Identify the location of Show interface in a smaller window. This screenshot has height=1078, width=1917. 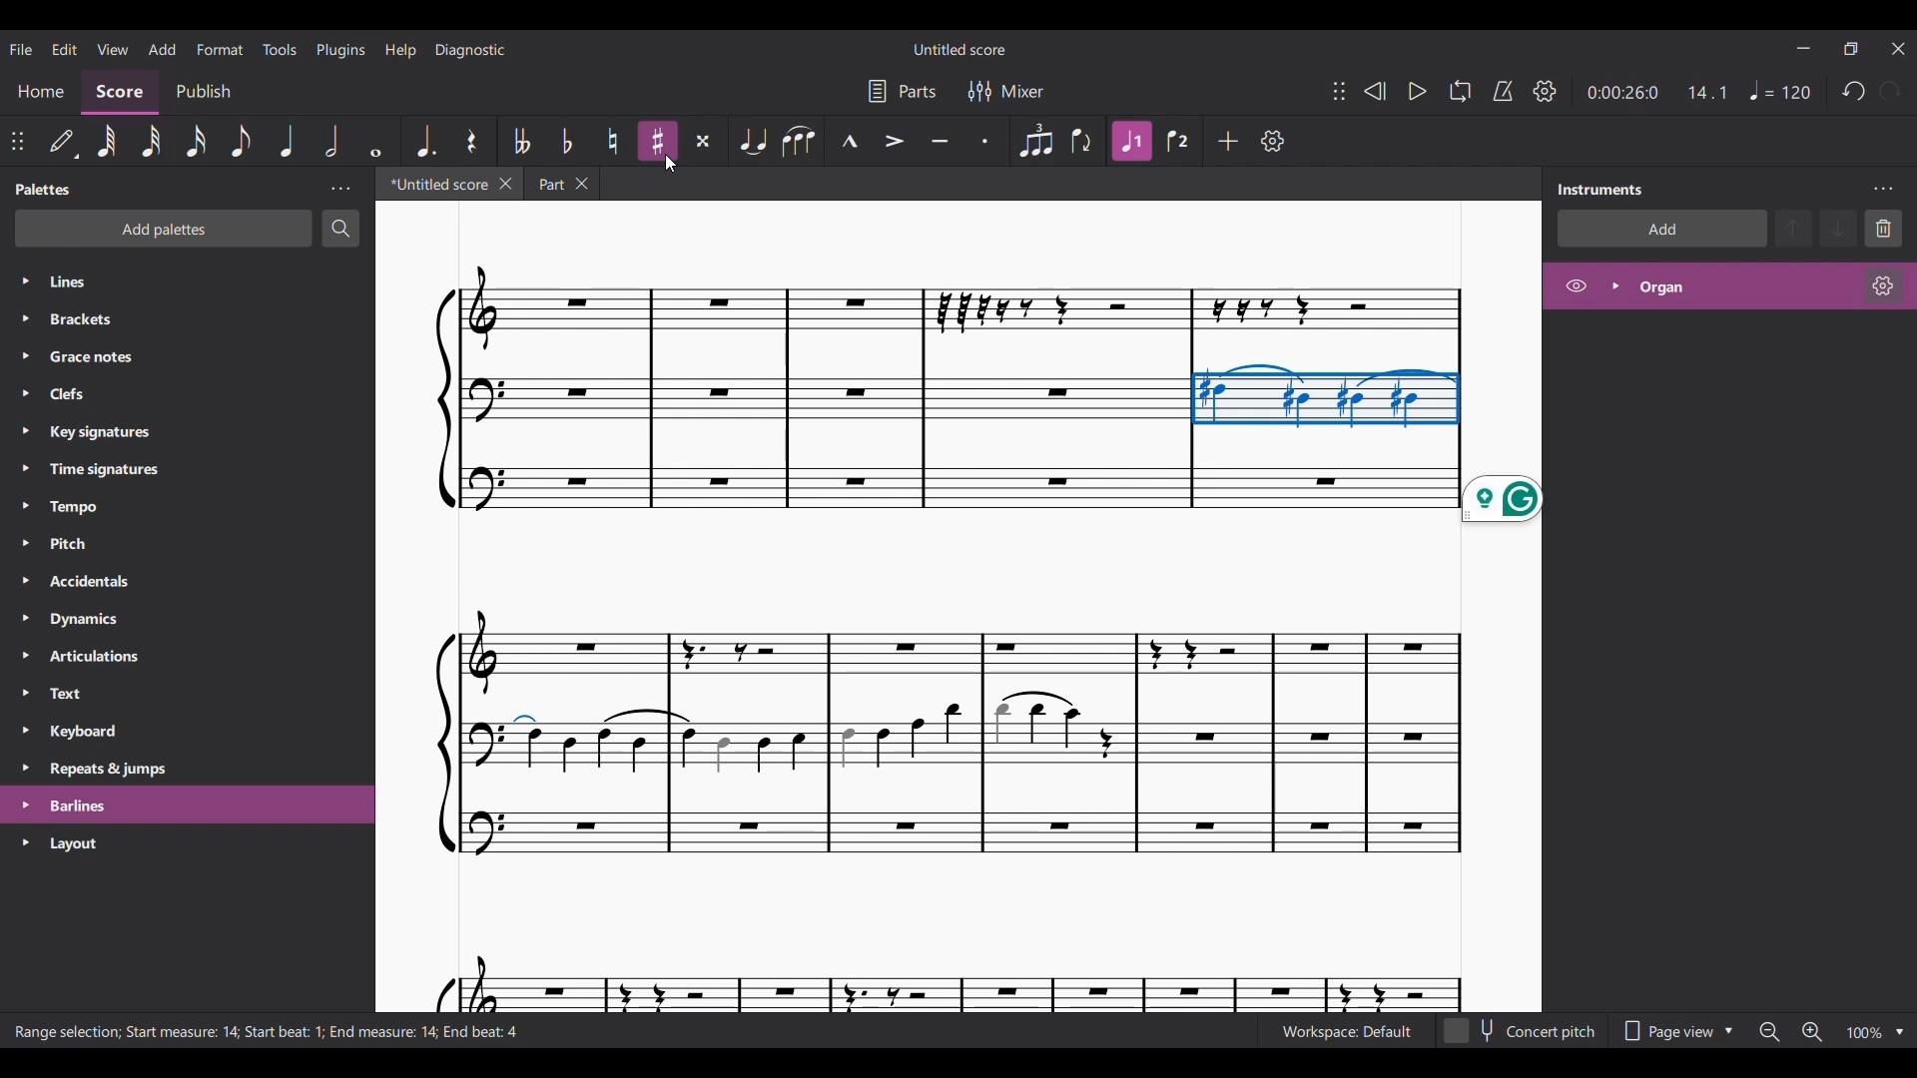
(1850, 49).